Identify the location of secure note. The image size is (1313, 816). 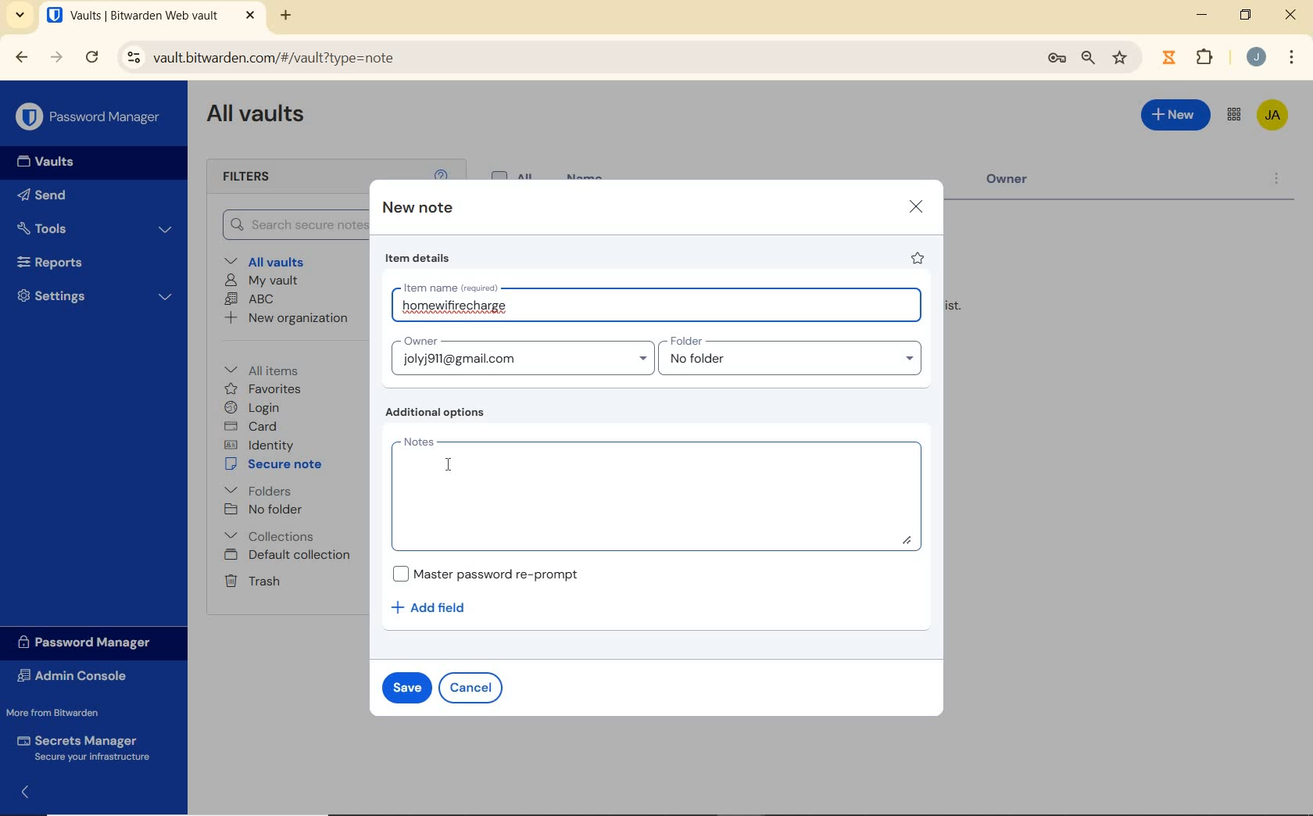
(277, 464).